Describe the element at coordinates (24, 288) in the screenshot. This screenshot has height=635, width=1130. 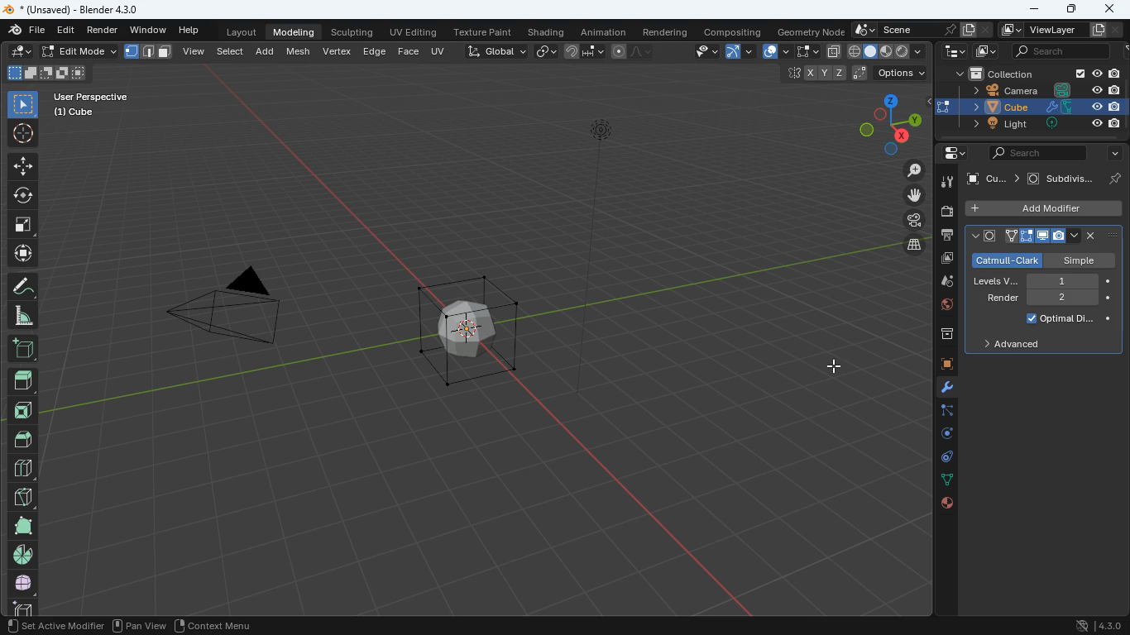
I see `draw` at that location.